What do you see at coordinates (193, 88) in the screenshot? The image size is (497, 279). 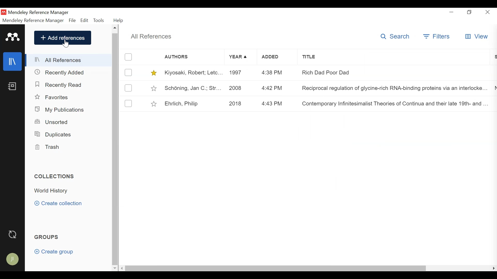 I see `Schéning, Jan C.; Str...` at bounding box center [193, 88].